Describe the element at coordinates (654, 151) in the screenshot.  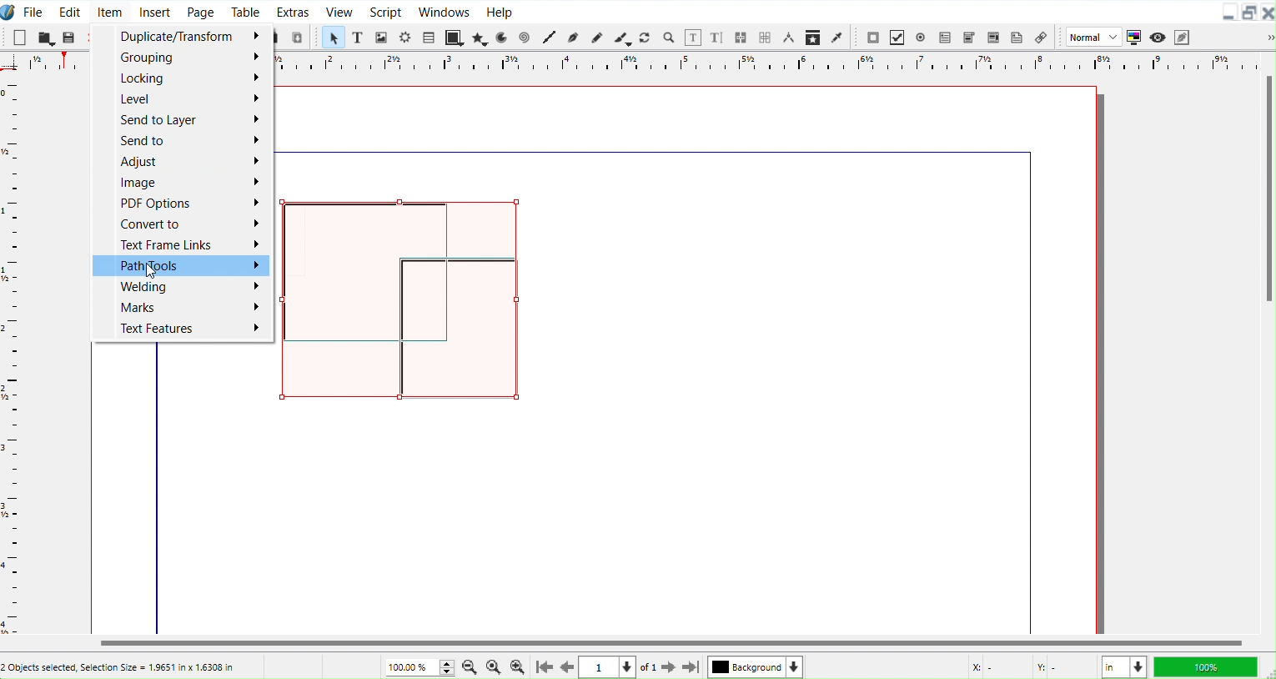
I see `line` at that location.